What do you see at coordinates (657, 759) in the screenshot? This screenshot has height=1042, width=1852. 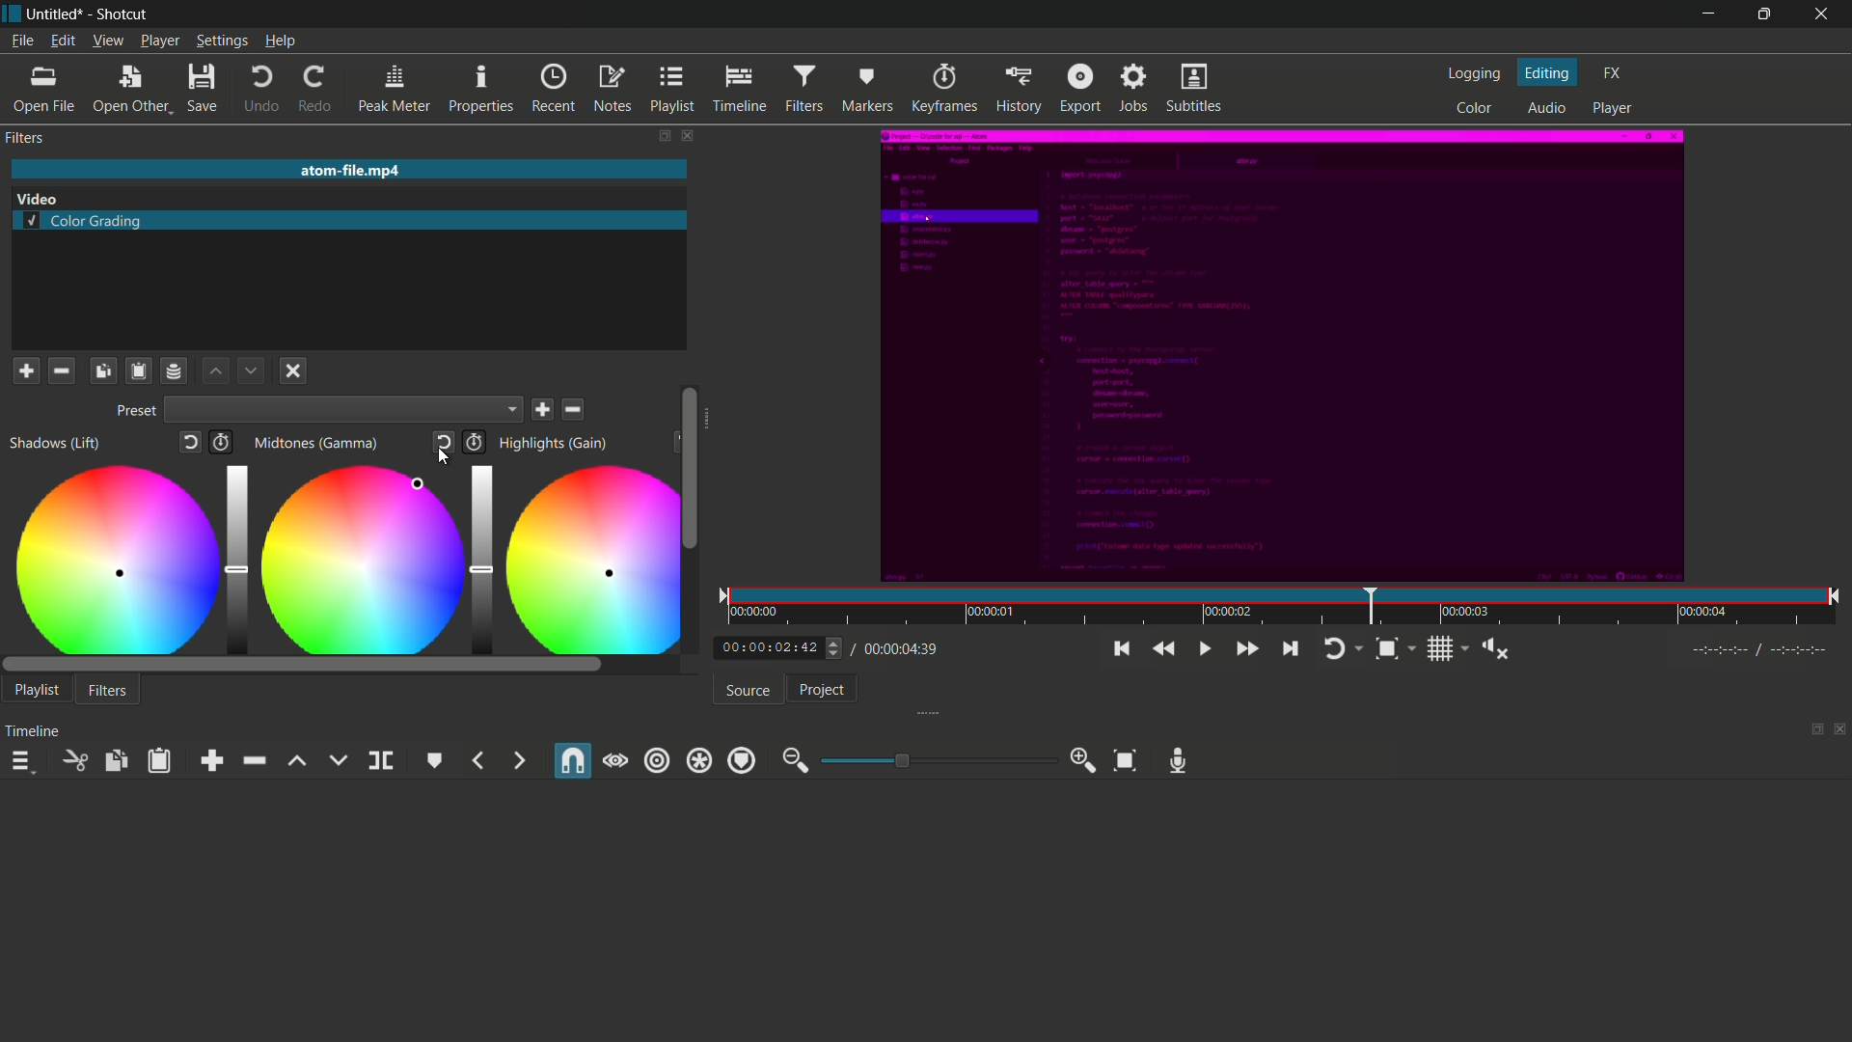 I see `ripple` at bounding box center [657, 759].